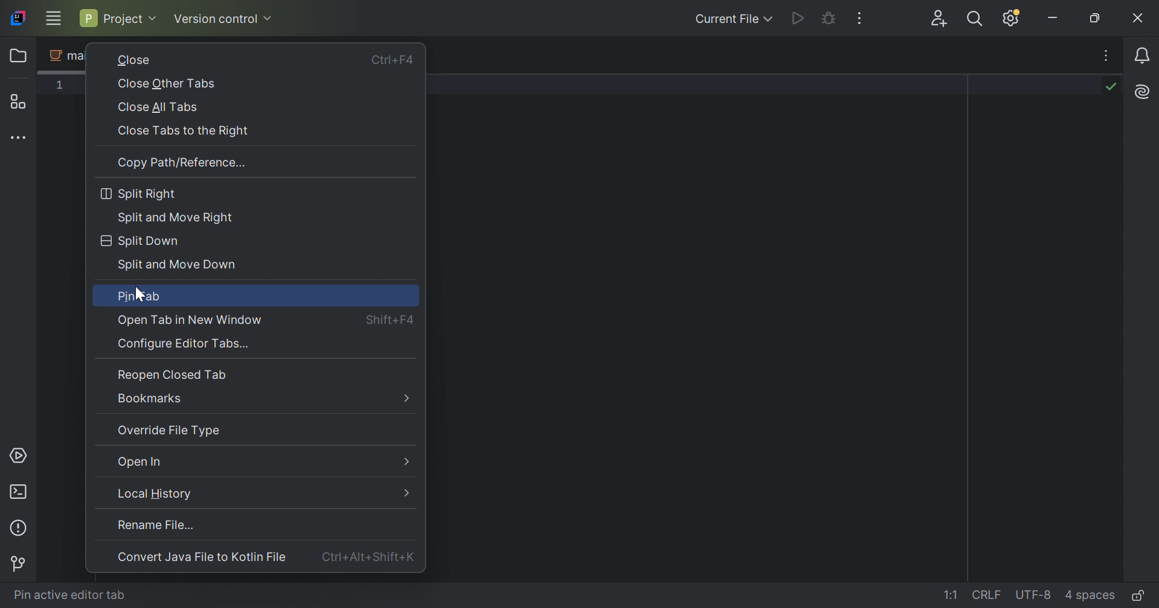  Describe the element at coordinates (172, 375) in the screenshot. I see `Reopen closed tab` at that location.